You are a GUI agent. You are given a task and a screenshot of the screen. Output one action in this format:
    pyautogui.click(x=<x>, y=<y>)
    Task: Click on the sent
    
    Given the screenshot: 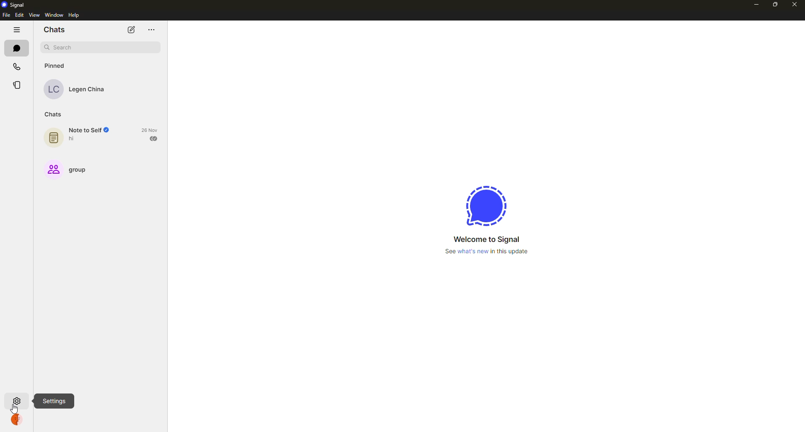 What is the action you would take?
    pyautogui.click(x=155, y=139)
    